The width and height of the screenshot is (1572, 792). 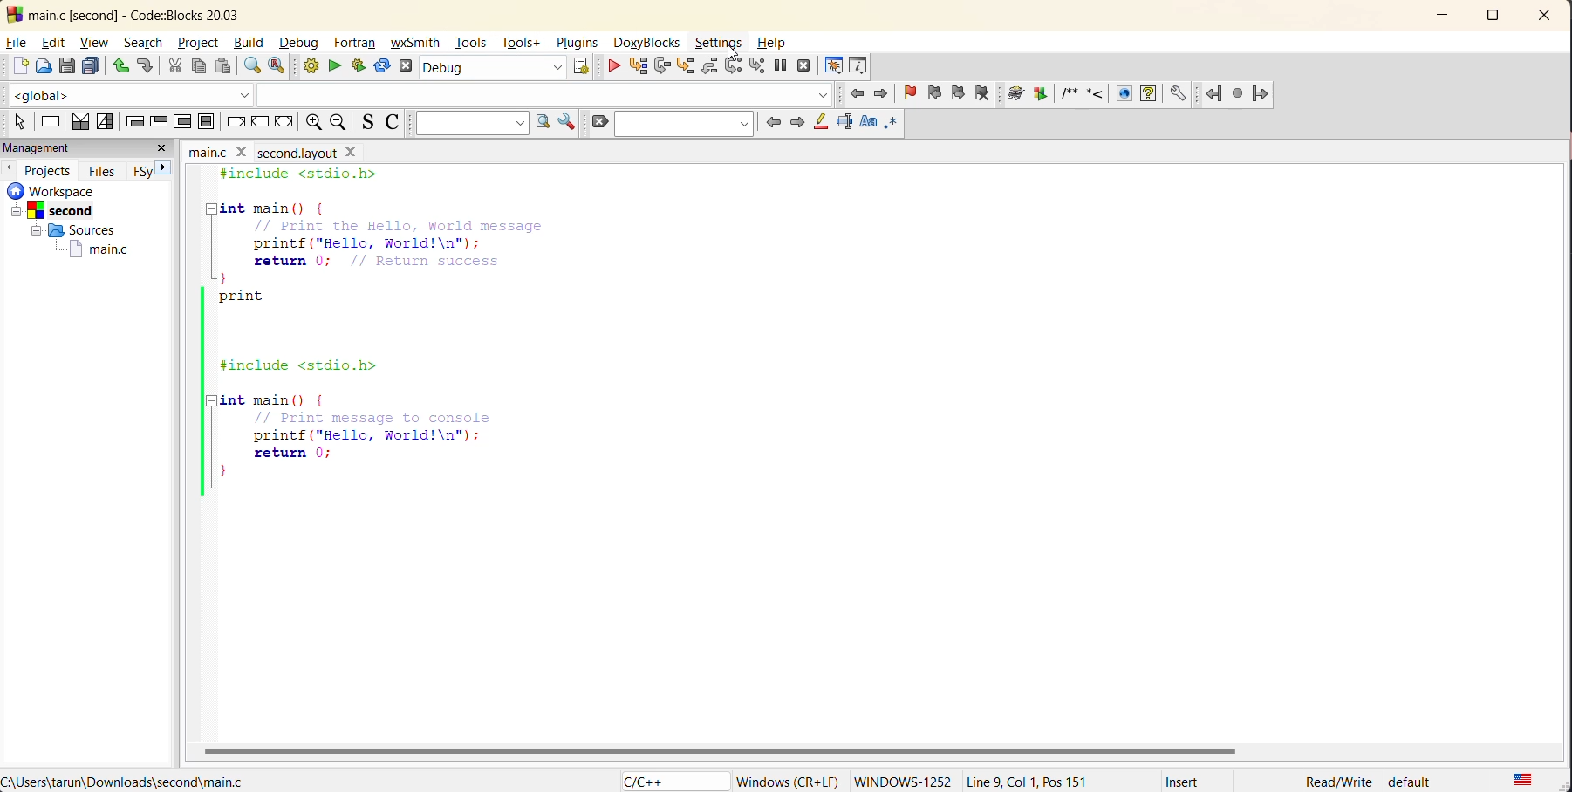 I want to click on show options window, so click(x=567, y=125).